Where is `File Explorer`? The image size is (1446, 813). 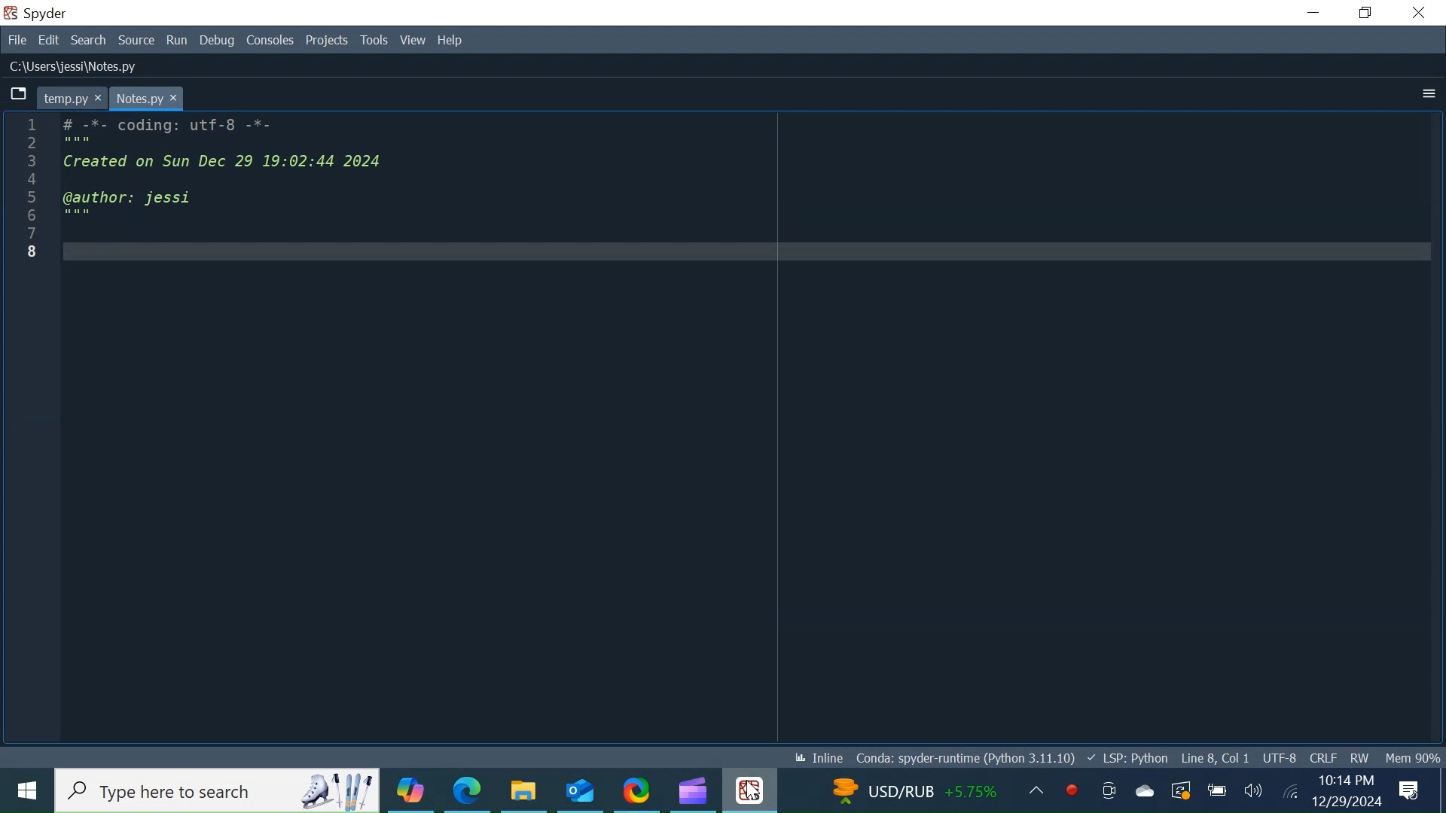 File Explorer is located at coordinates (525, 790).